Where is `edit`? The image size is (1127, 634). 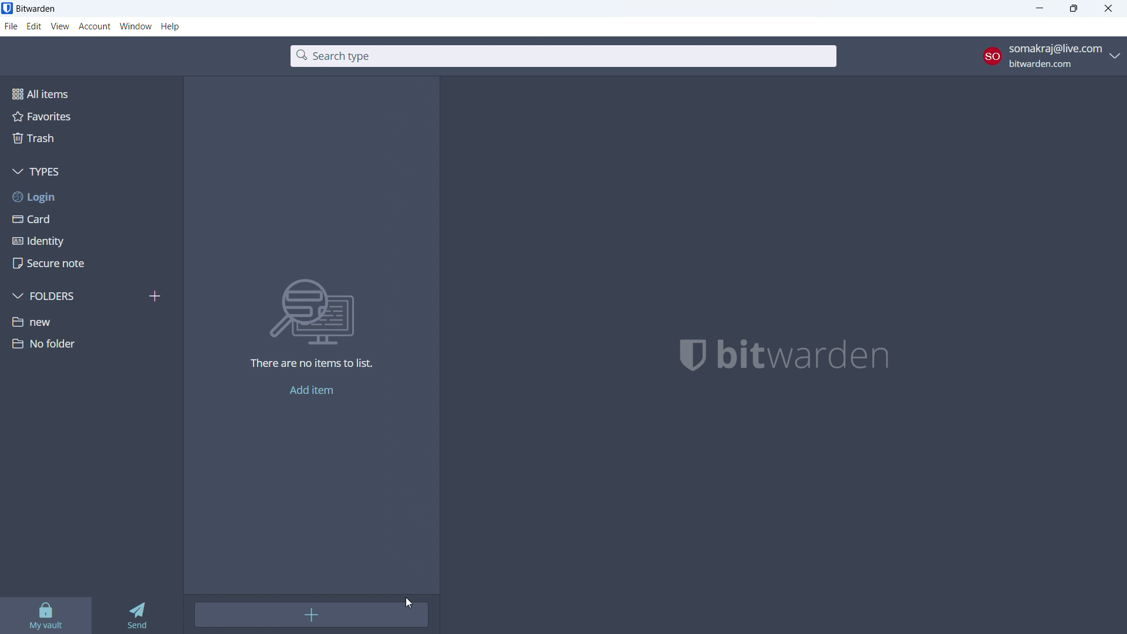 edit is located at coordinates (35, 26).